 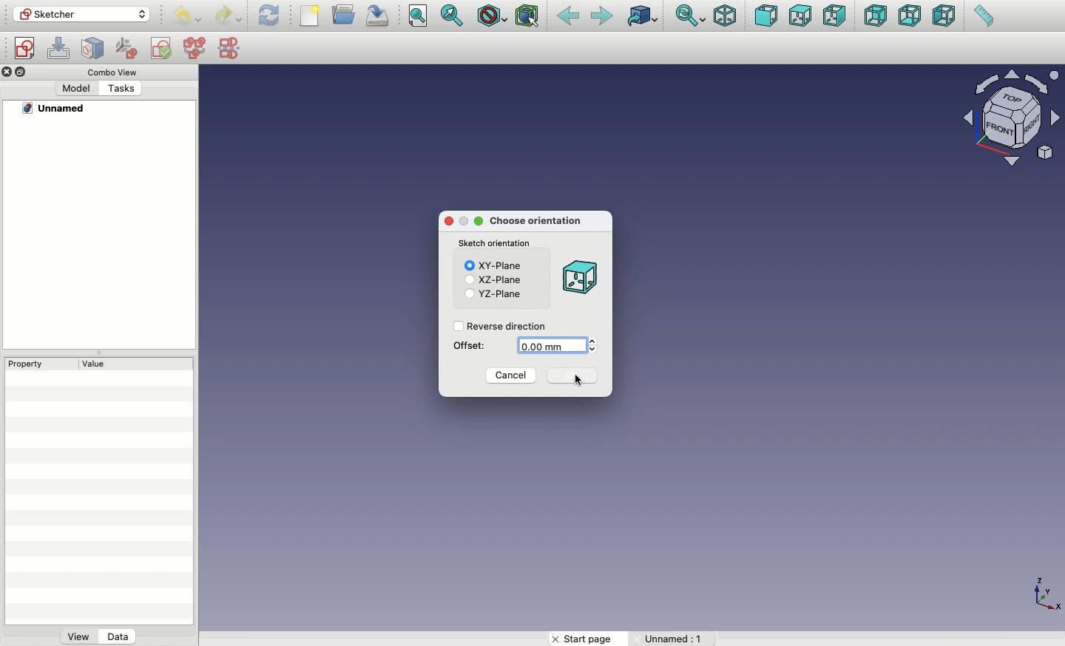 I want to click on Offset, so click(x=469, y=346).